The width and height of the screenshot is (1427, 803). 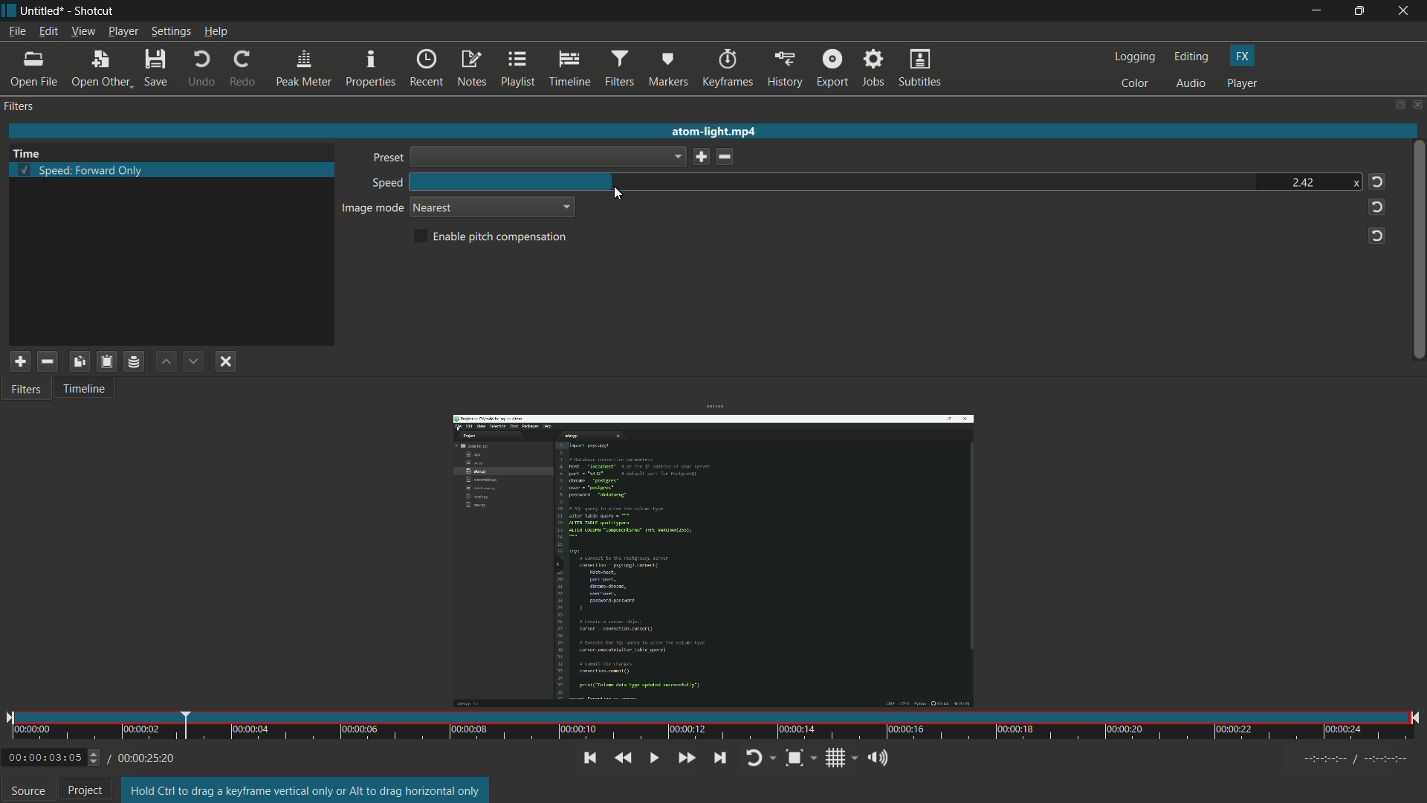 What do you see at coordinates (92, 391) in the screenshot?
I see `Timeline` at bounding box center [92, 391].